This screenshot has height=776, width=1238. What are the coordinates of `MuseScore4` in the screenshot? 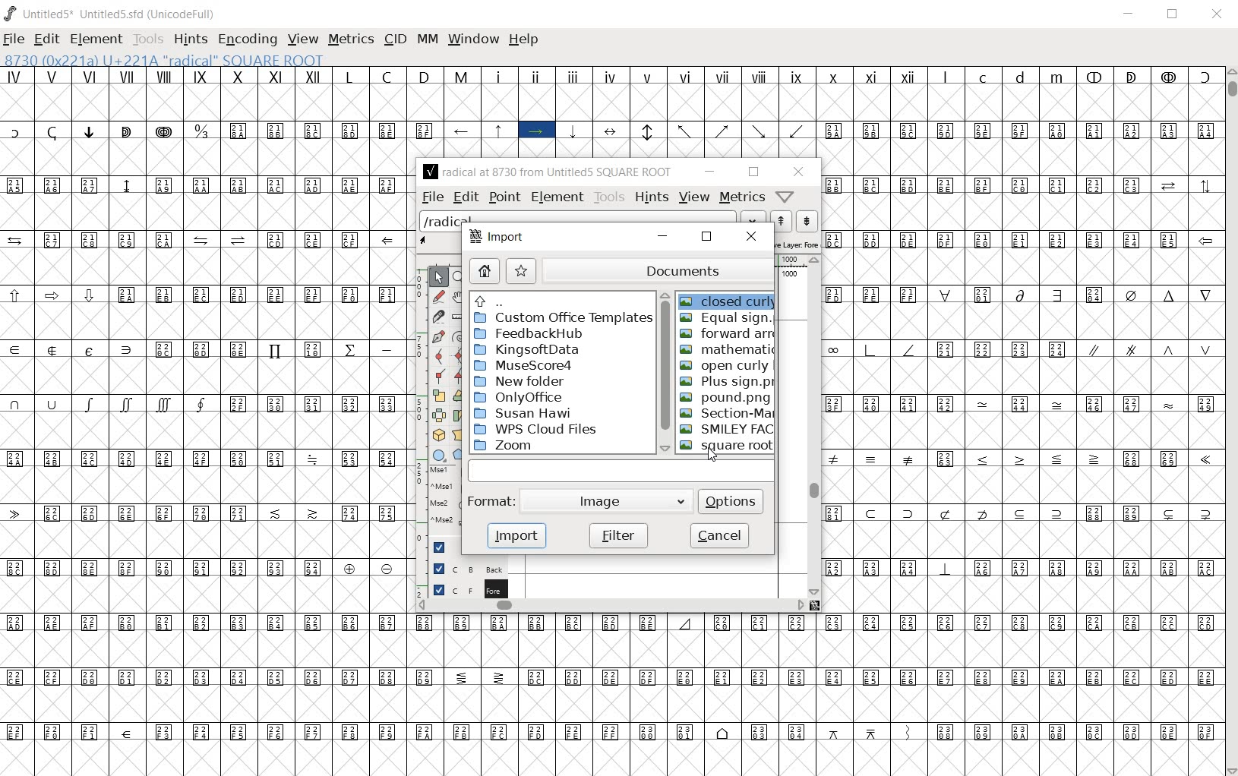 It's located at (523, 366).